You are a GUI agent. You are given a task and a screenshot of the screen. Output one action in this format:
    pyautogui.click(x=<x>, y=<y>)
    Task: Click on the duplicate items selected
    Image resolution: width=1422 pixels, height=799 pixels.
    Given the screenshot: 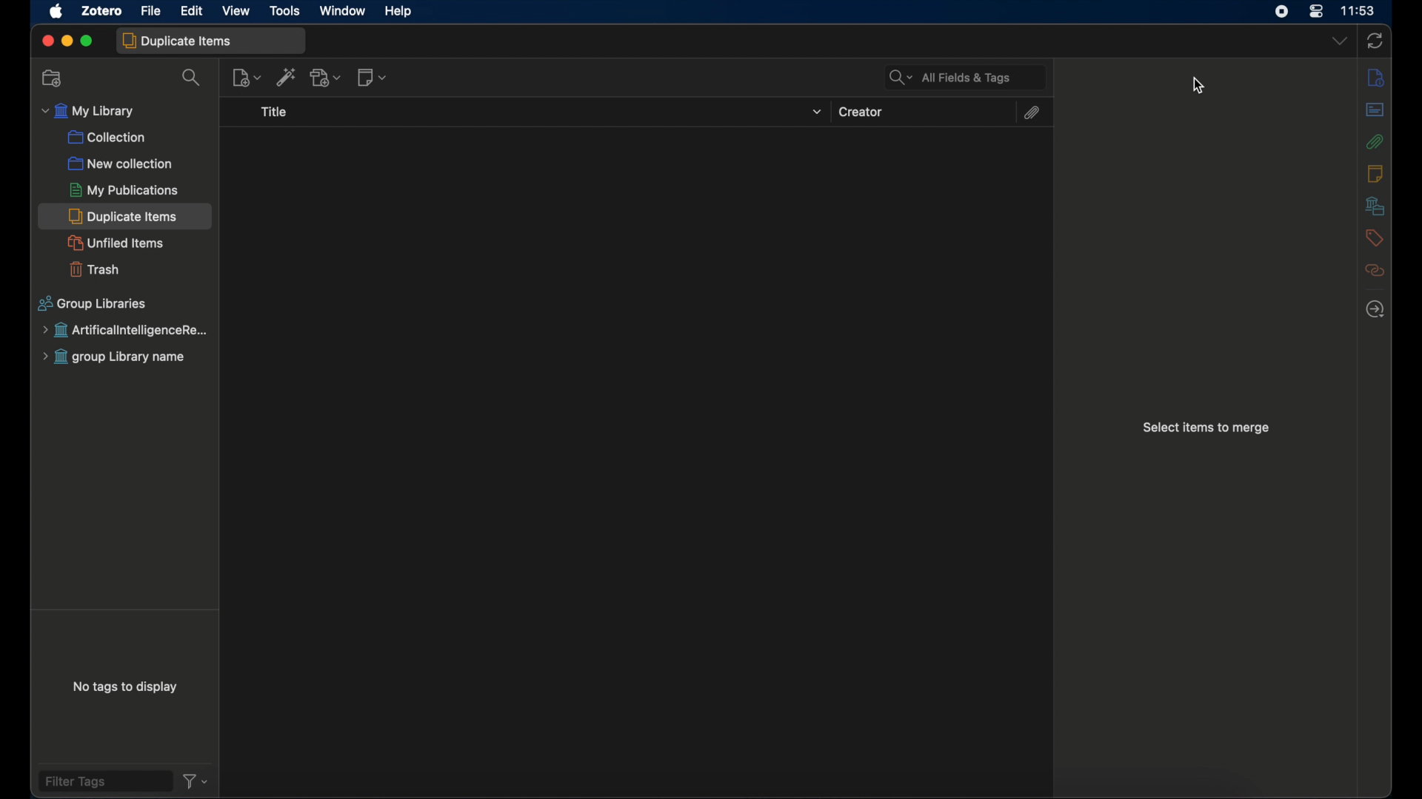 What is the action you would take?
    pyautogui.click(x=126, y=217)
    